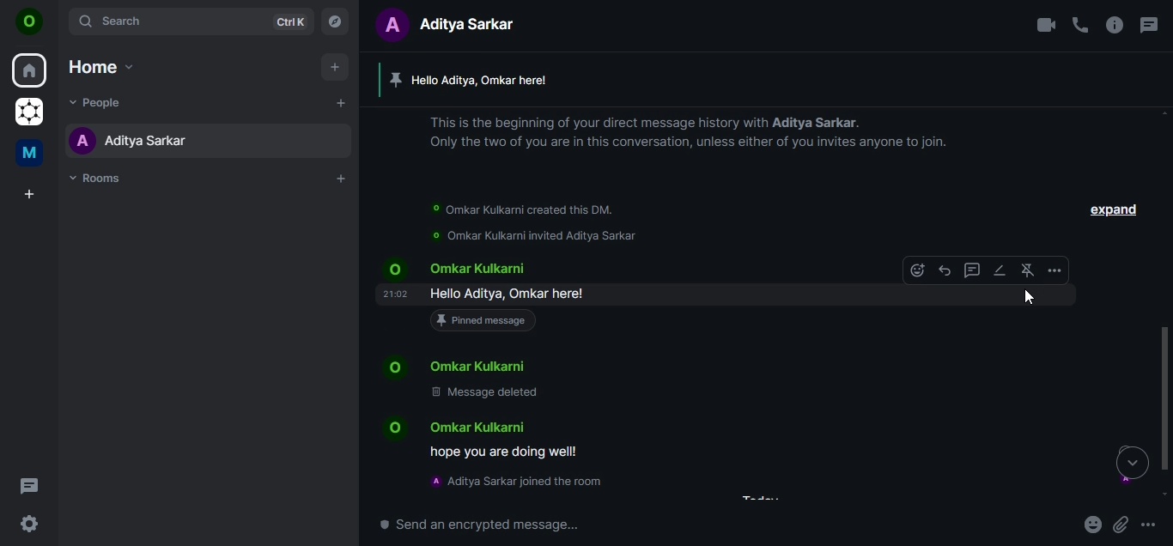  What do you see at coordinates (945, 270) in the screenshot?
I see `reply` at bounding box center [945, 270].